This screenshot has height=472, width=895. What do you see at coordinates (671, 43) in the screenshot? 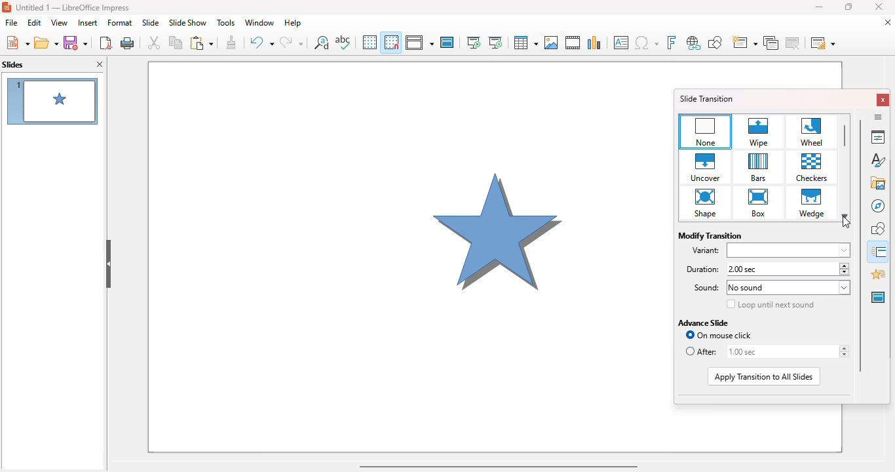
I see `insert fontwork text` at bounding box center [671, 43].